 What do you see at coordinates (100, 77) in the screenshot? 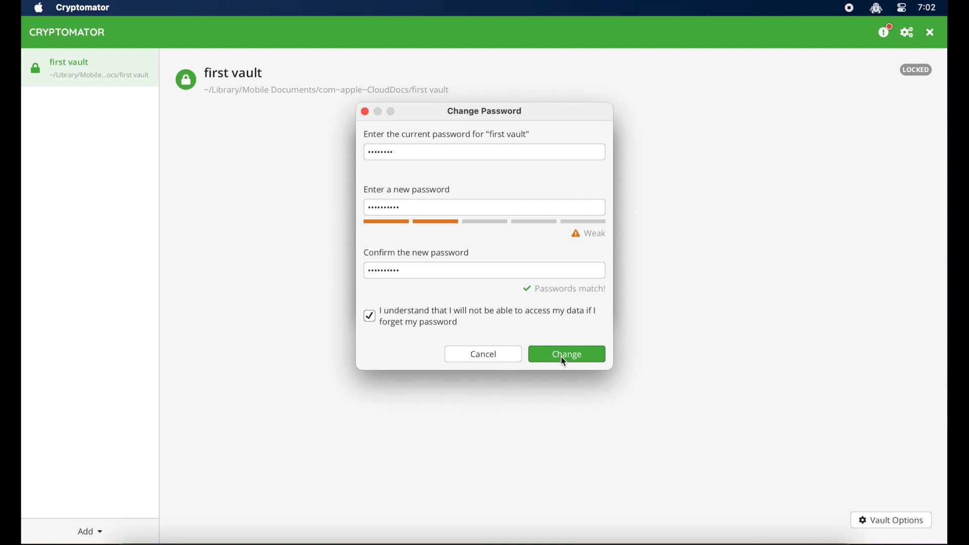
I see `vault icon` at bounding box center [100, 77].